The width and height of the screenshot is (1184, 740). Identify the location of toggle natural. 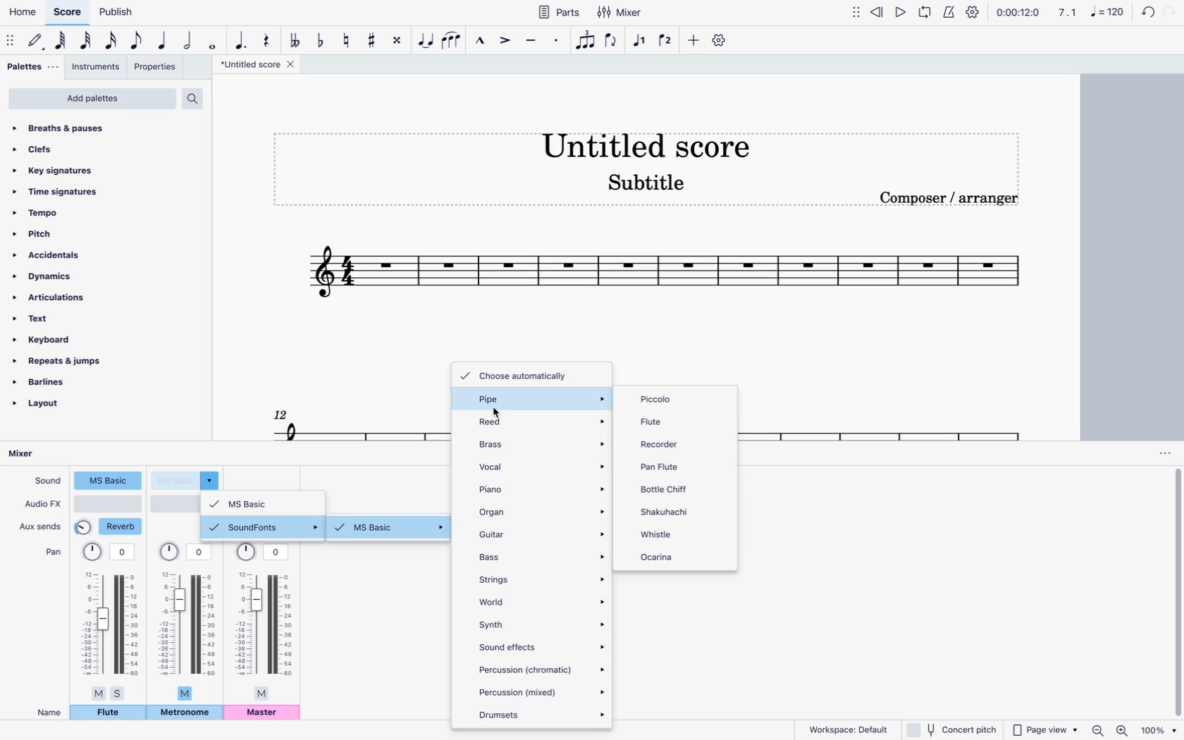
(347, 39).